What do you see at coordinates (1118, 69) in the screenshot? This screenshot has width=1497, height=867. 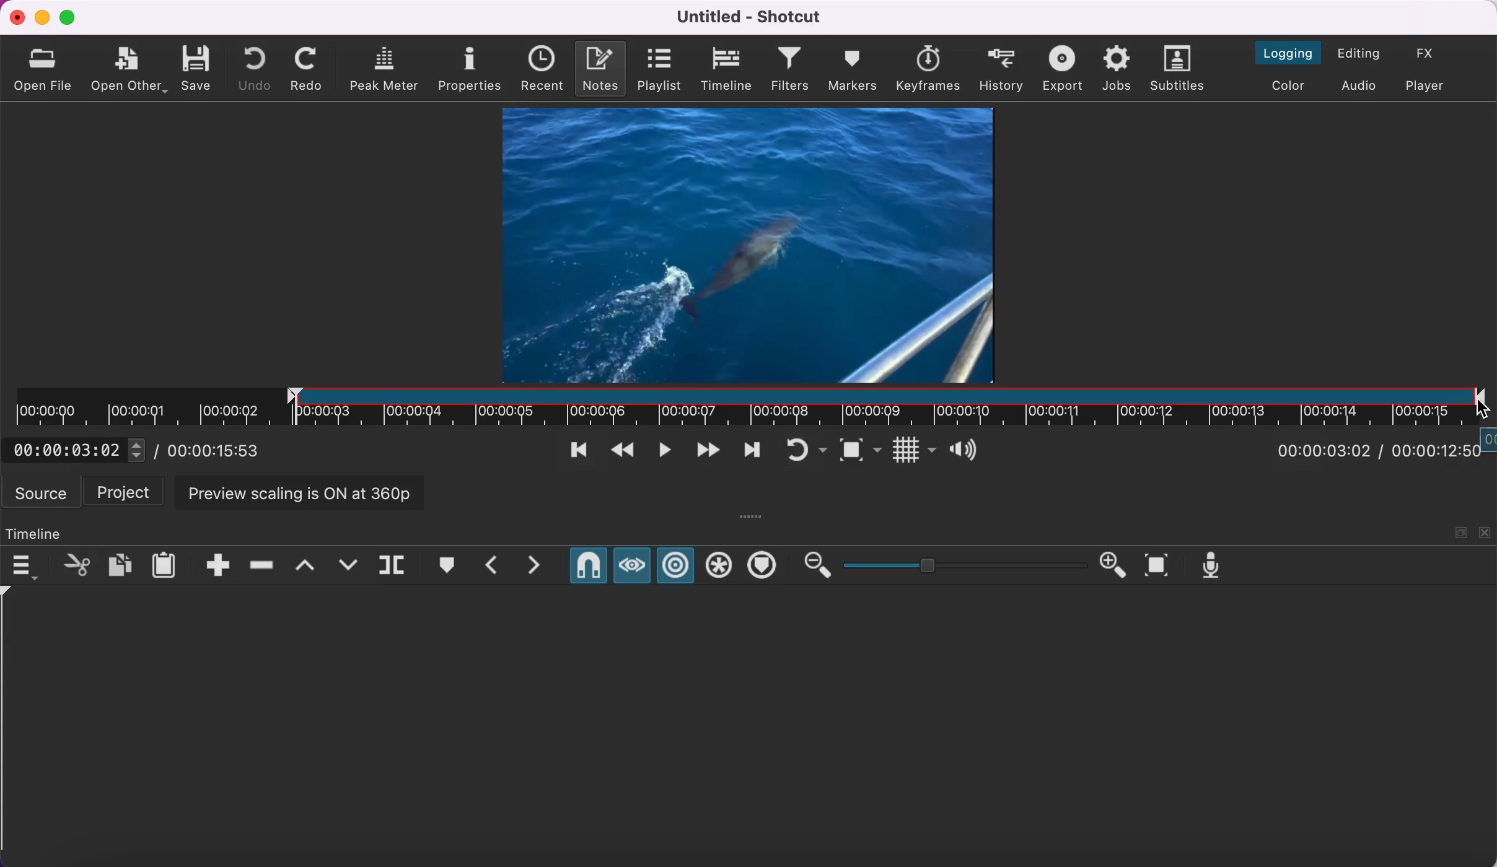 I see `jobs` at bounding box center [1118, 69].